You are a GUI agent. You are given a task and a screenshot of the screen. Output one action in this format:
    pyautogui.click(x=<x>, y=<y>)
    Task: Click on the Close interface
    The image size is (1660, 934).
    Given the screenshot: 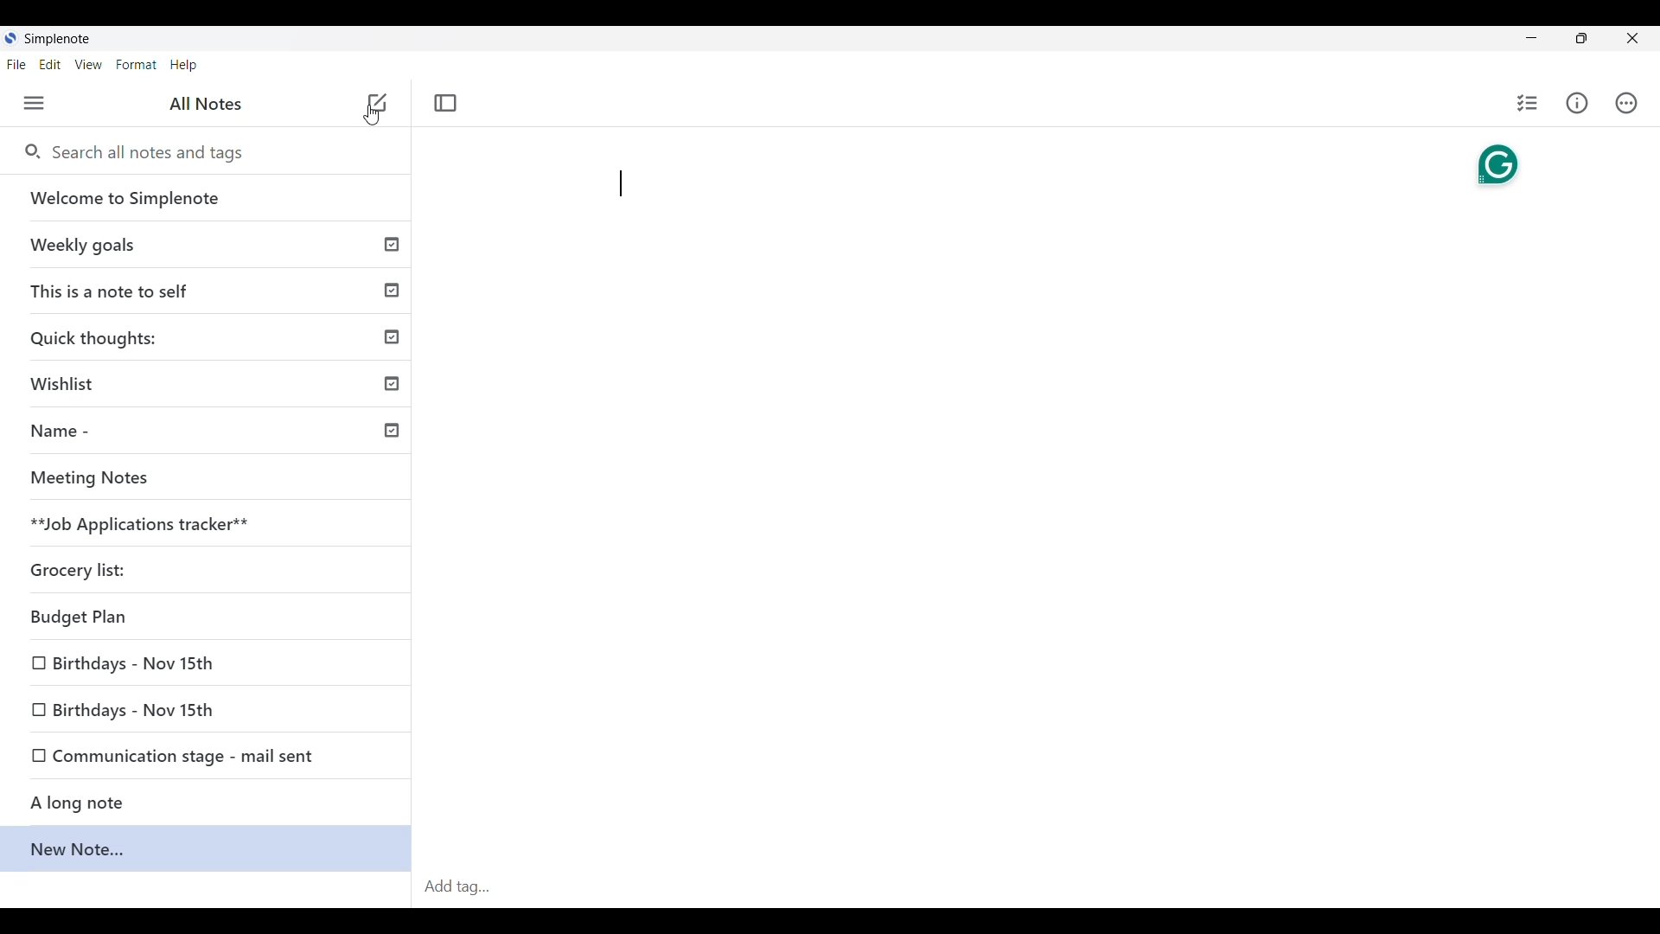 What is the action you would take?
    pyautogui.click(x=1631, y=38)
    